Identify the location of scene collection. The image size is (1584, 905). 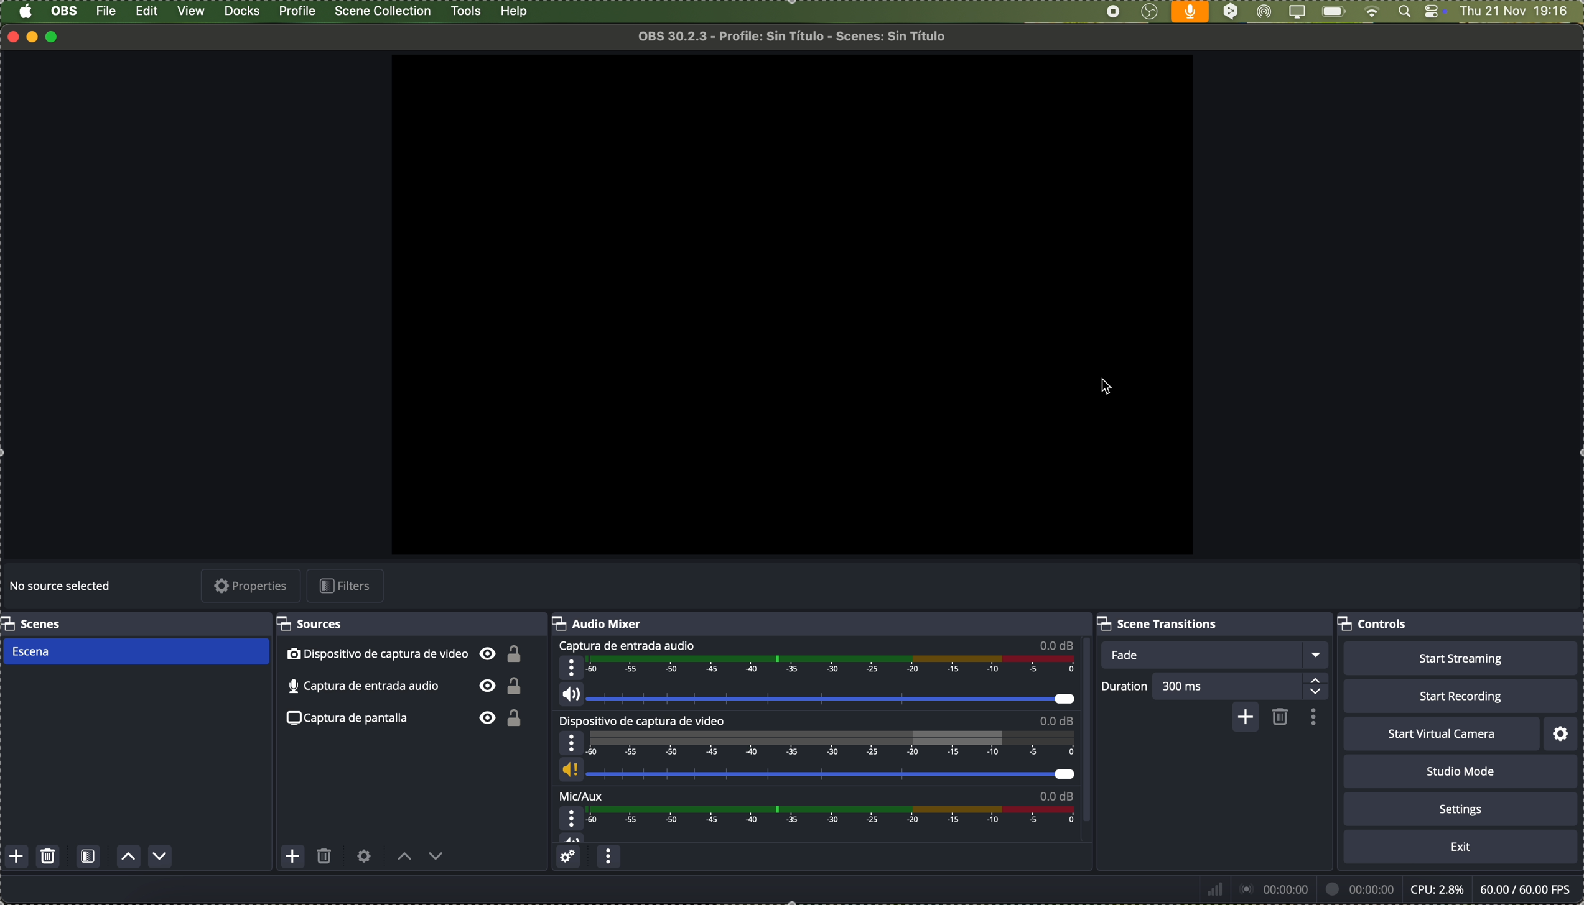
(384, 11).